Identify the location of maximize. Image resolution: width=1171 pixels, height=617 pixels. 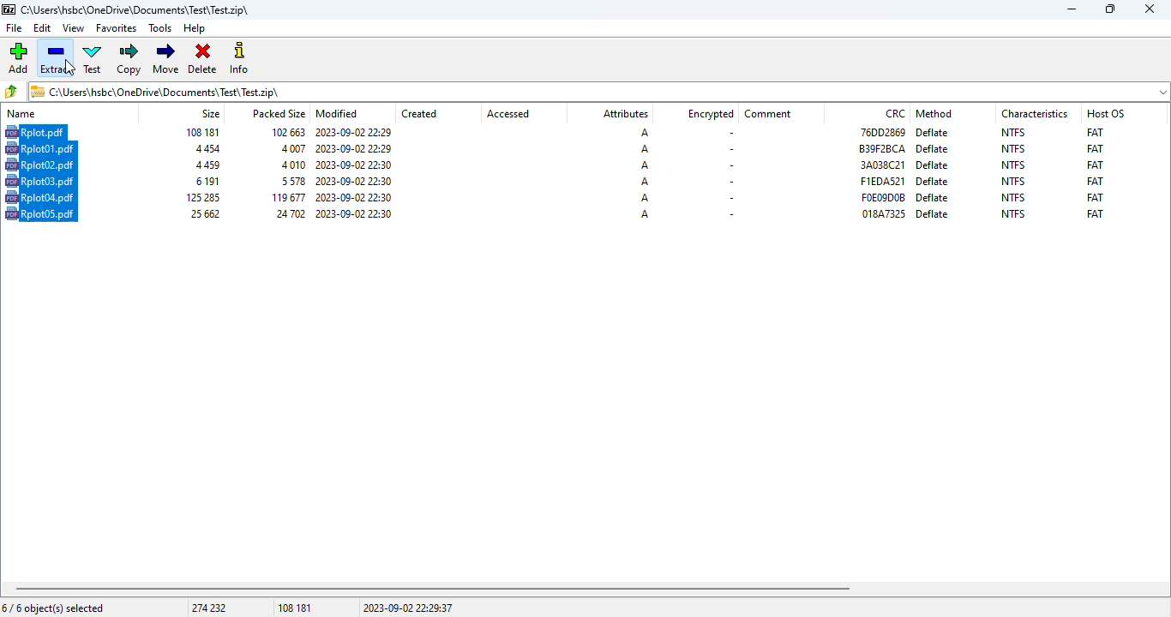
(1110, 9).